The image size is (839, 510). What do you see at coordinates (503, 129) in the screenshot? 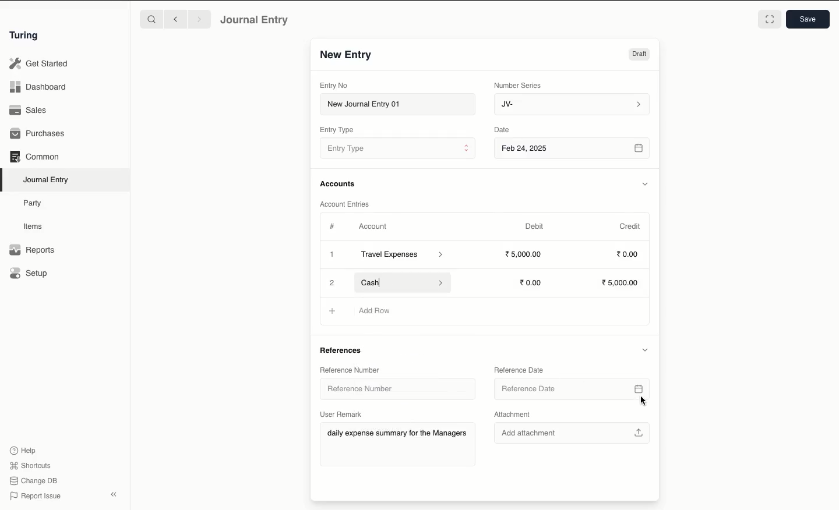
I see `Date` at bounding box center [503, 129].